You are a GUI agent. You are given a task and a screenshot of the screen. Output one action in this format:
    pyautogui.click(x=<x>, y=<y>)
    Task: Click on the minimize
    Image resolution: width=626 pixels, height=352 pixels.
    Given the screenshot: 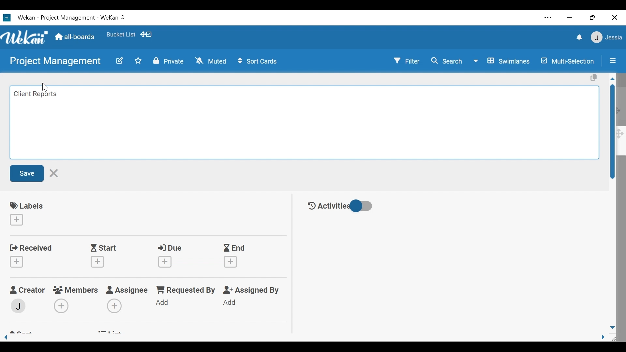 What is the action you would take?
    pyautogui.click(x=570, y=18)
    